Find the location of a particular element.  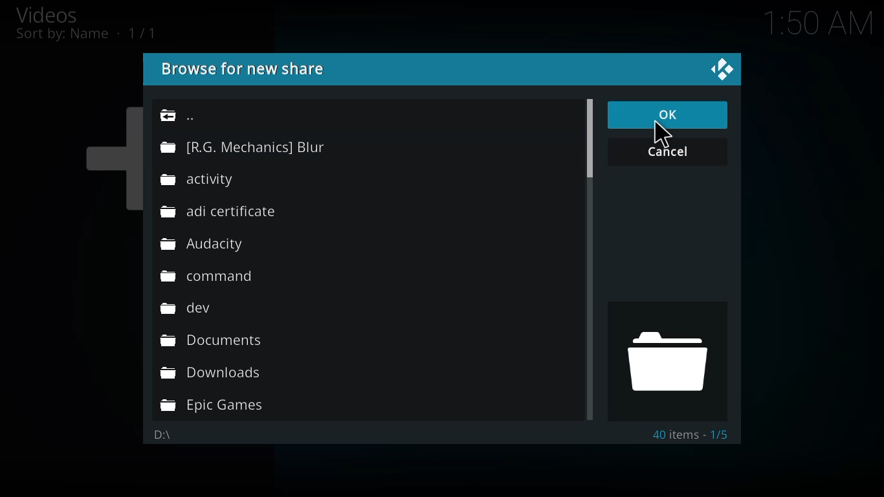

close is located at coordinates (721, 70).